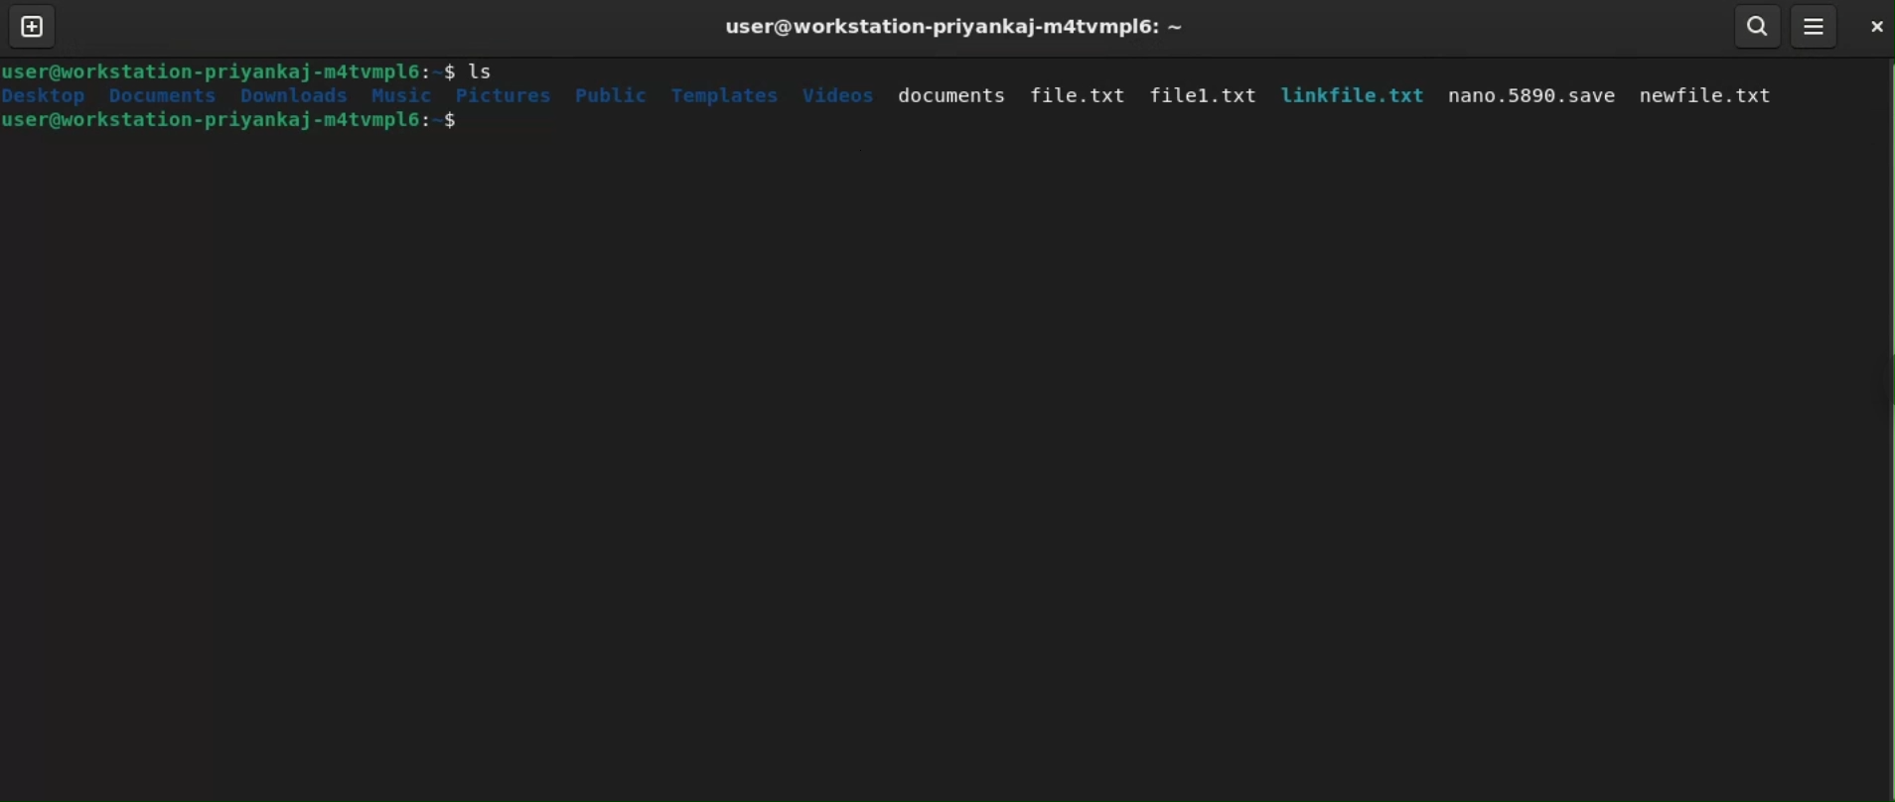 The height and width of the screenshot is (802, 1895). I want to click on documents, so click(160, 94).